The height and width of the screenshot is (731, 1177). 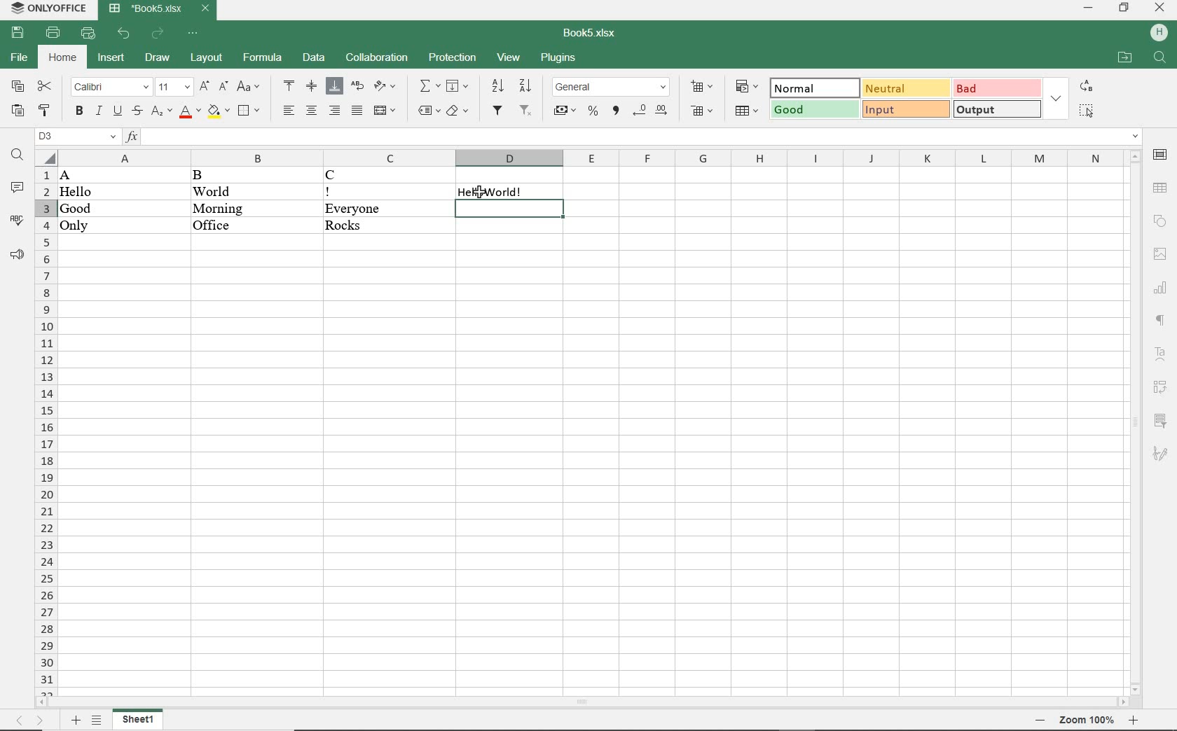 I want to click on BORDERS, so click(x=249, y=110).